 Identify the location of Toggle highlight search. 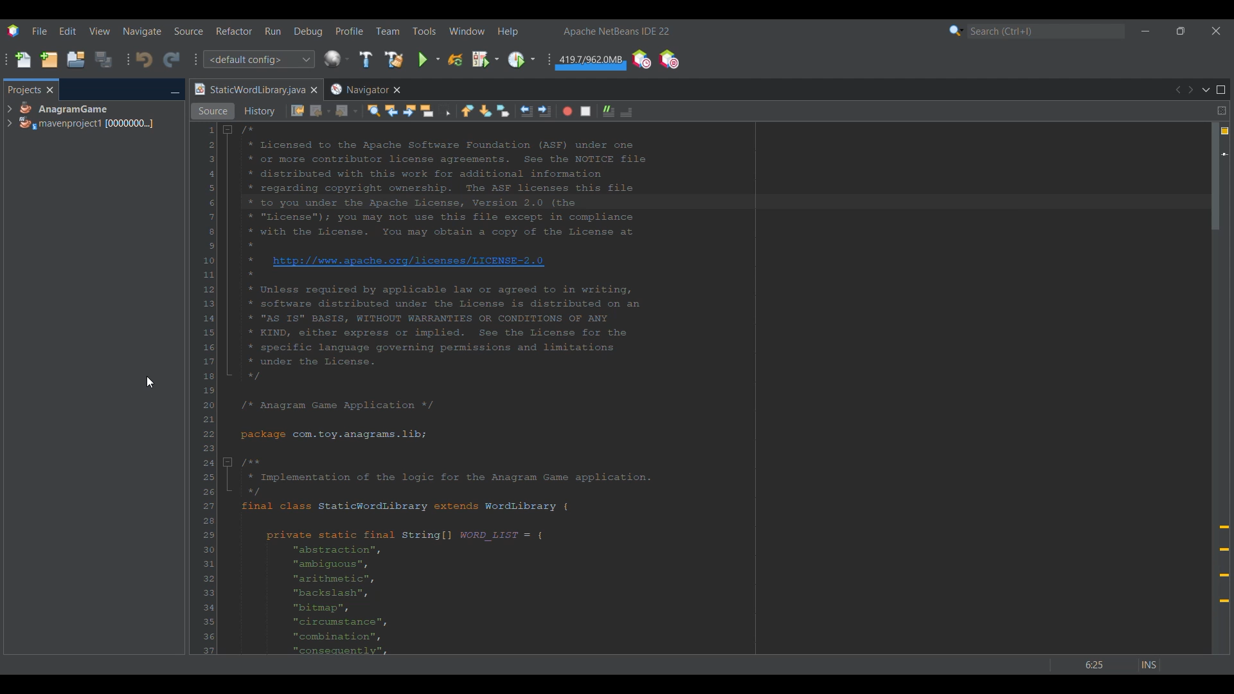
(427, 111).